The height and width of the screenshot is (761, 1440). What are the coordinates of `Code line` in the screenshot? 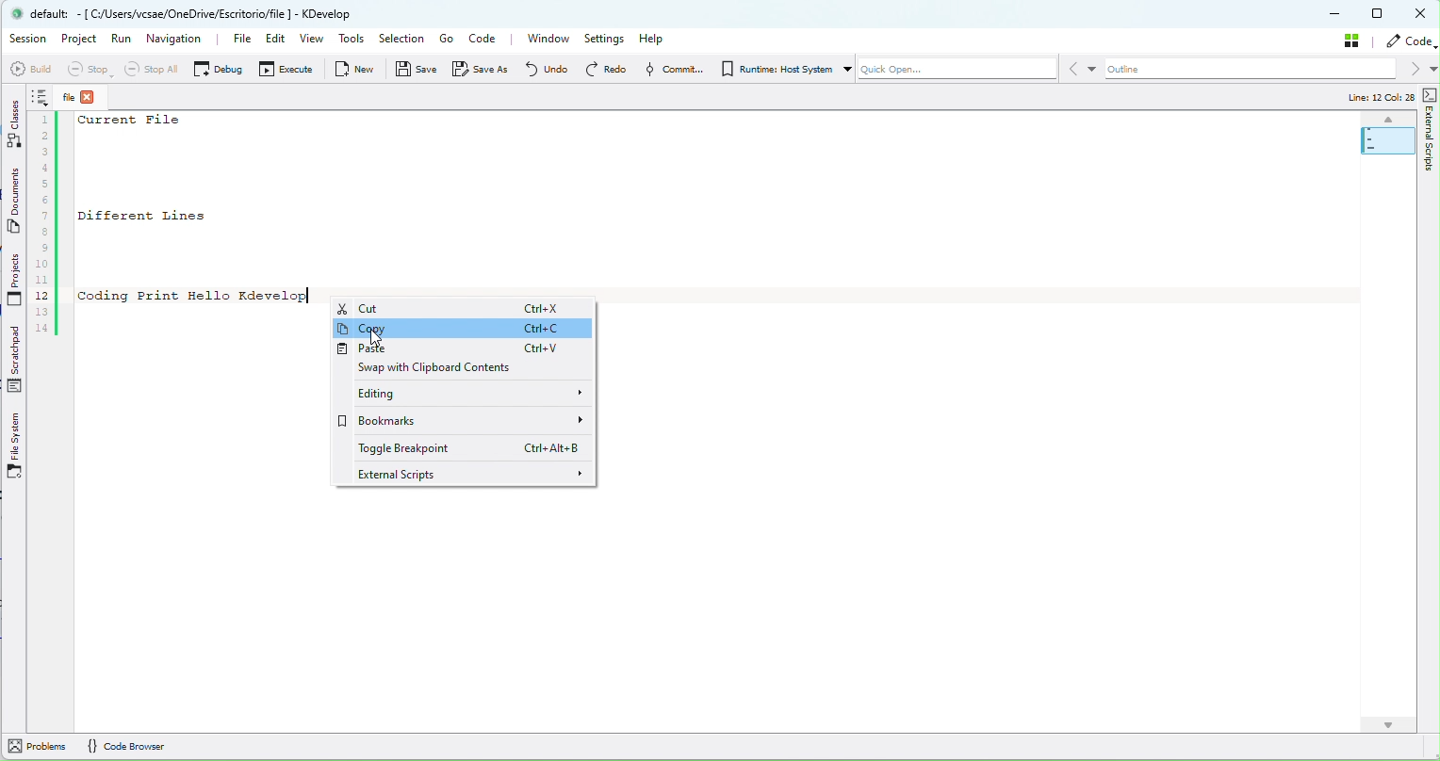 It's located at (45, 212).